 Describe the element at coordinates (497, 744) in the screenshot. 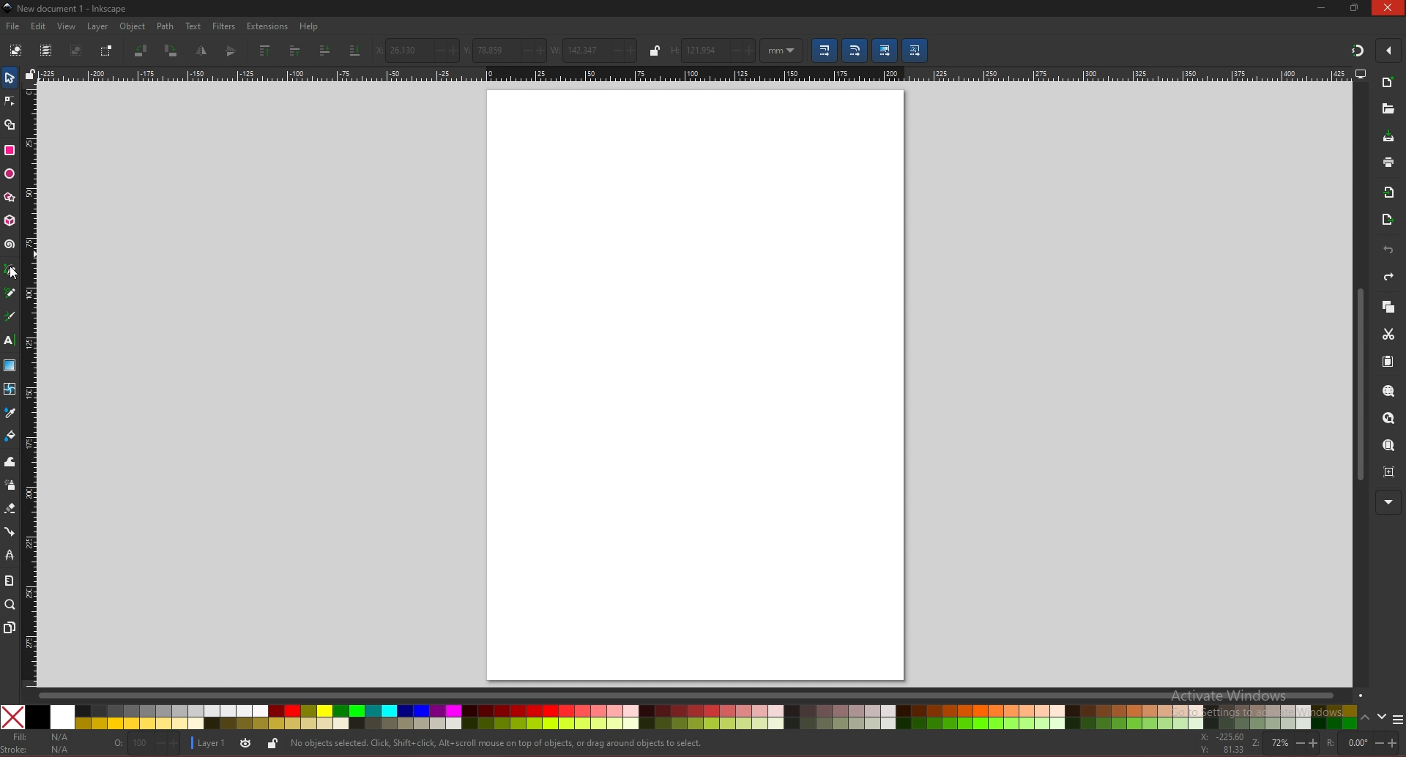

I see `info` at that location.